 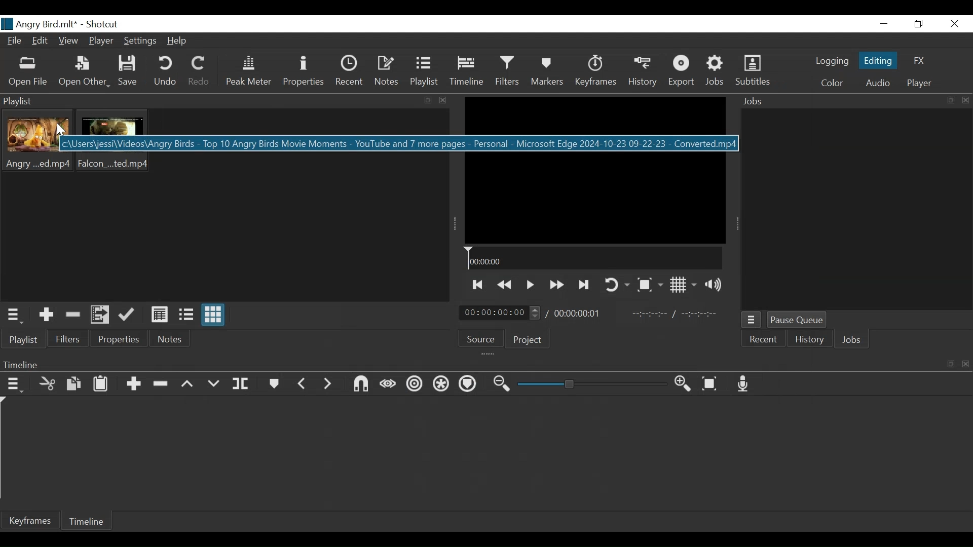 What do you see at coordinates (752, 320) in the screenshot?
I see `Jobs Menu` at bounding box center [752, 320].